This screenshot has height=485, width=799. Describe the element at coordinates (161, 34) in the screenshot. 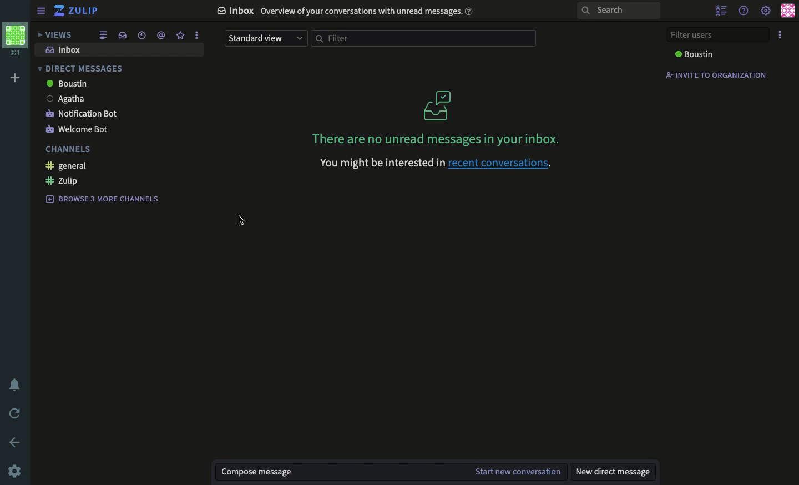

I see `mention` at that location.